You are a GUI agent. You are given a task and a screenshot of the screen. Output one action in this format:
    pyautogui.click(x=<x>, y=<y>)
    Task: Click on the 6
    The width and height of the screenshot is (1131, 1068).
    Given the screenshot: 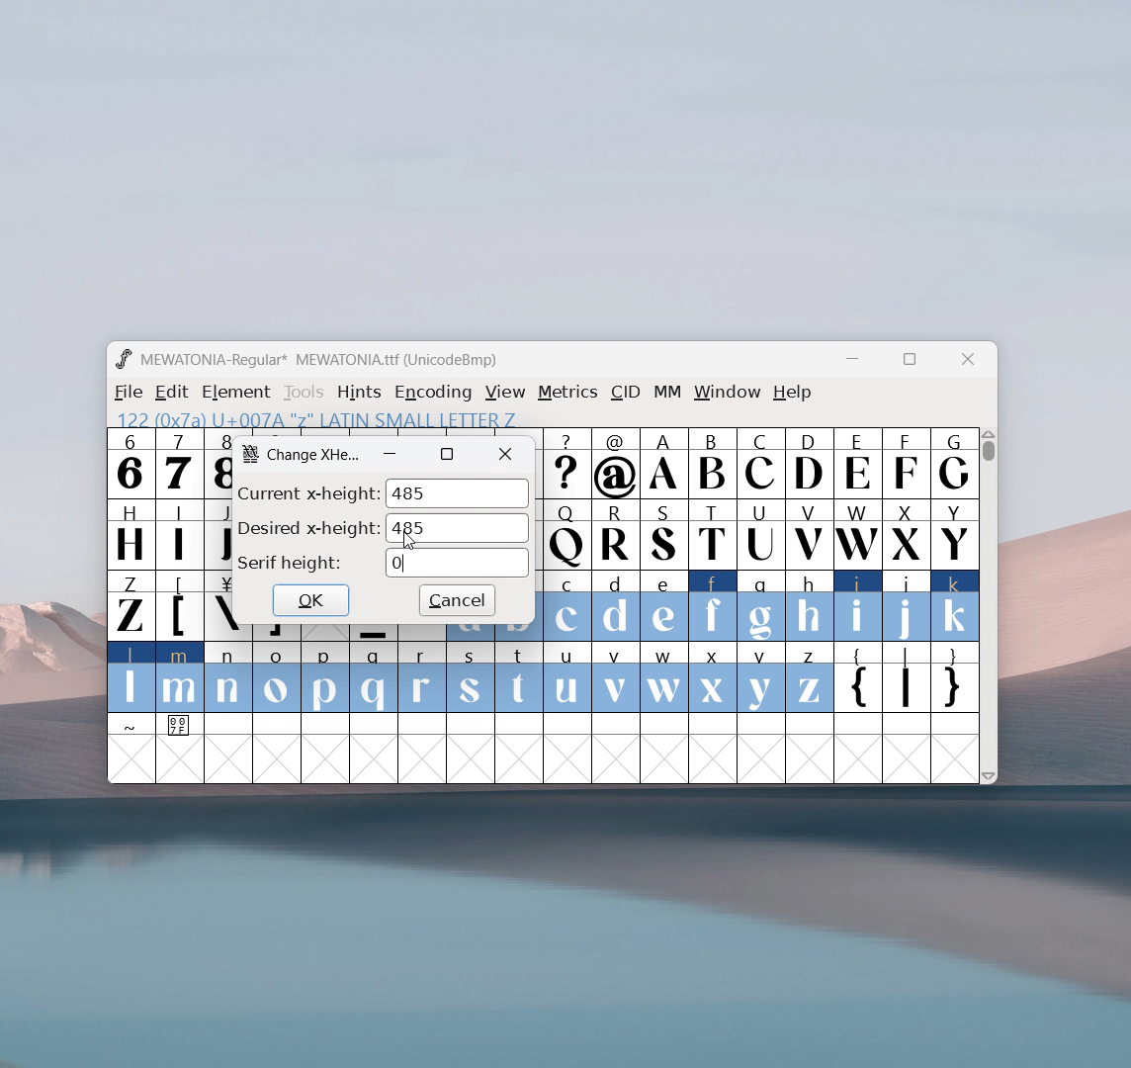 What is the action you would take?
    pyautogui.click(x=130, y=463)
    